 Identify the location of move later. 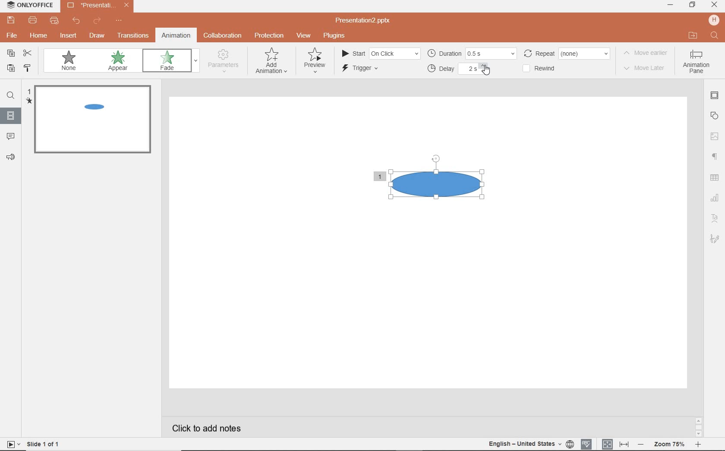
(647, 68).